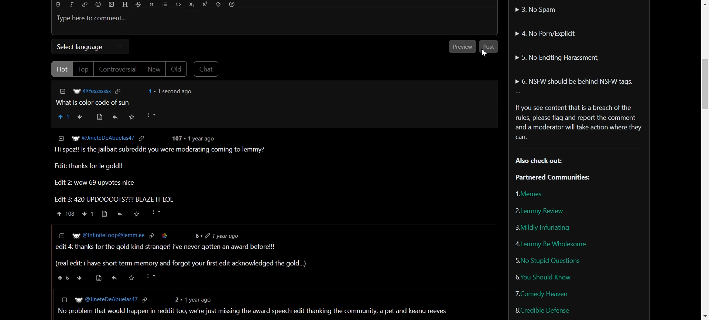 The width and height of the screenshot is (709, 320). I want to click on Controversial, so click(119, 69).